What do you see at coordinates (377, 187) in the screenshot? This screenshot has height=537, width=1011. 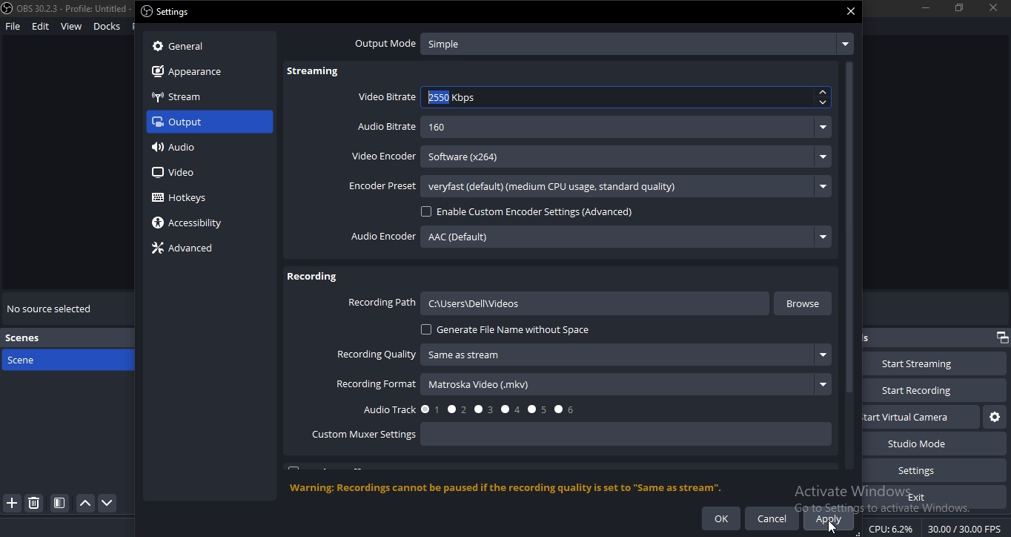 I see `encoder preset` at bounding box center [377, 187].